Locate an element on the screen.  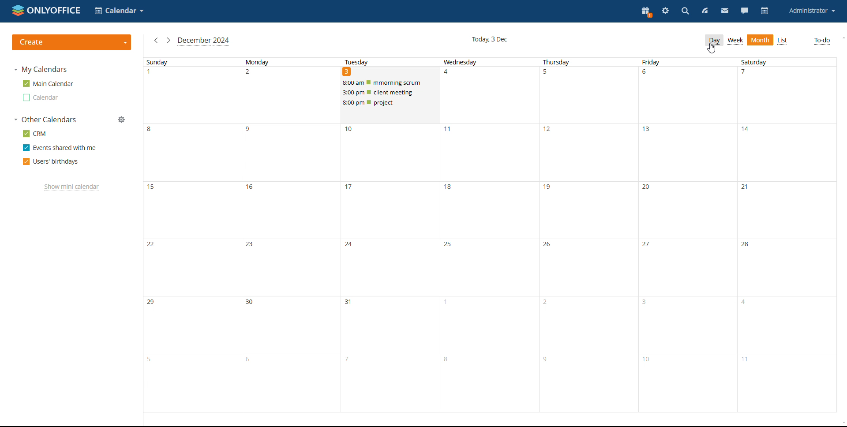
friday is located at coordinates (687, 235).